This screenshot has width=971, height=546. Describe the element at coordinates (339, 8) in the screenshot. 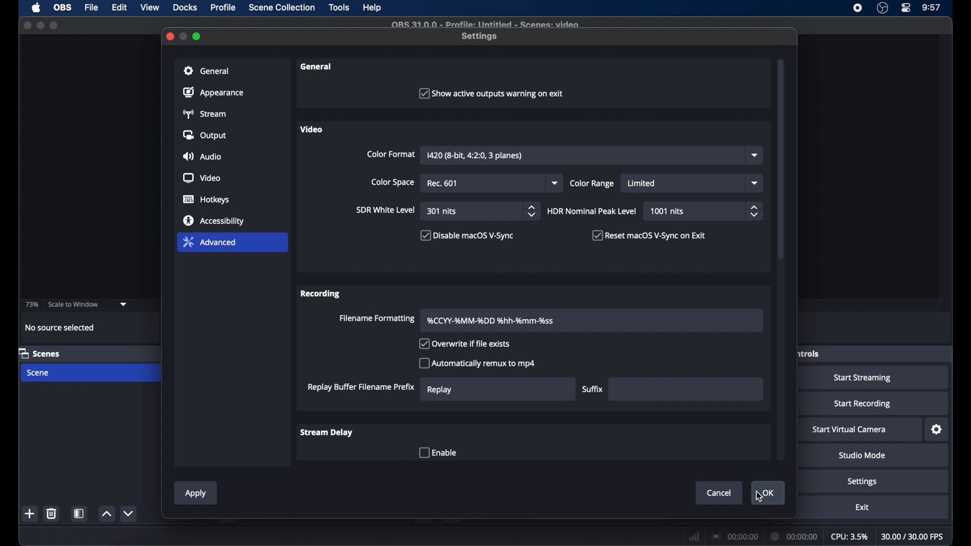

I see `tools` at that location.